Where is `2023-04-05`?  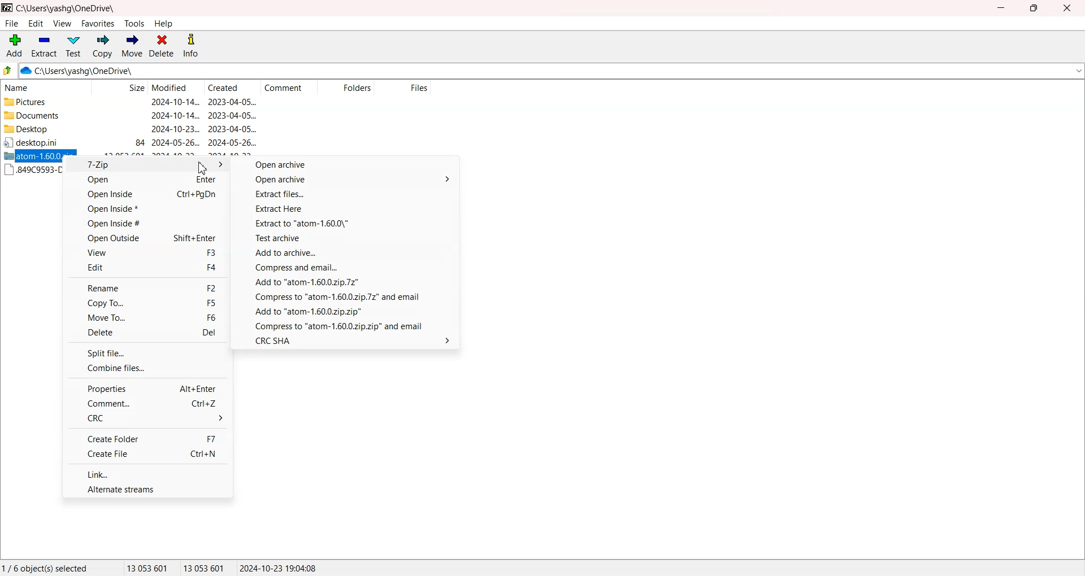 2023-04-05 is located at coordinates (232, 102).